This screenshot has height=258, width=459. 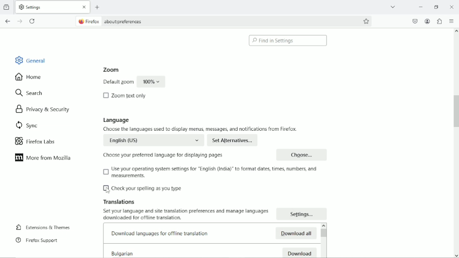 I want to click on Go back, so click(x=8, y=21).